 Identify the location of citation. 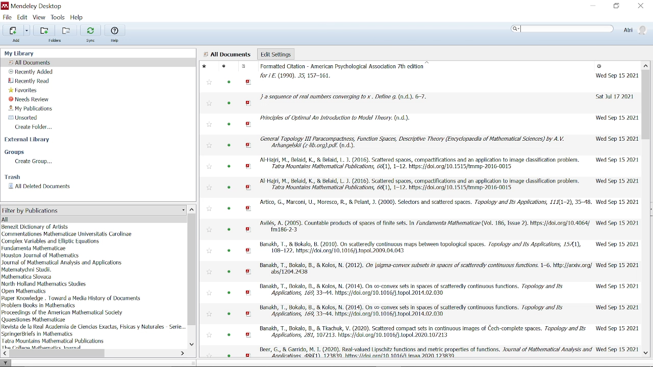
(419, 163).